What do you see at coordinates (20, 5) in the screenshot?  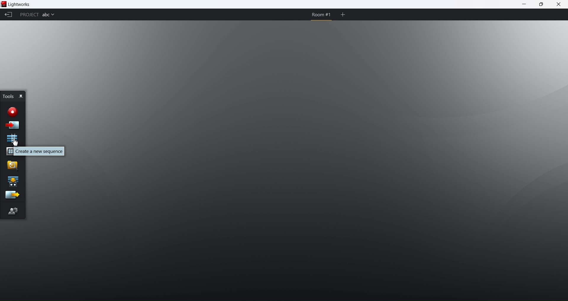 I see `lightworks` at bounding box center [20, 5].